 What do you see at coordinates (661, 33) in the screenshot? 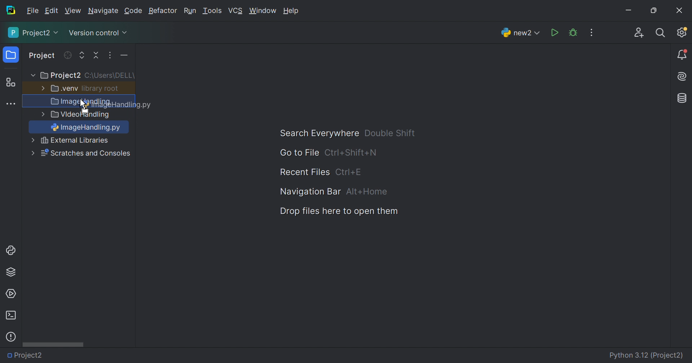
I see `Search everywhere` at bounding box center [661, 33].